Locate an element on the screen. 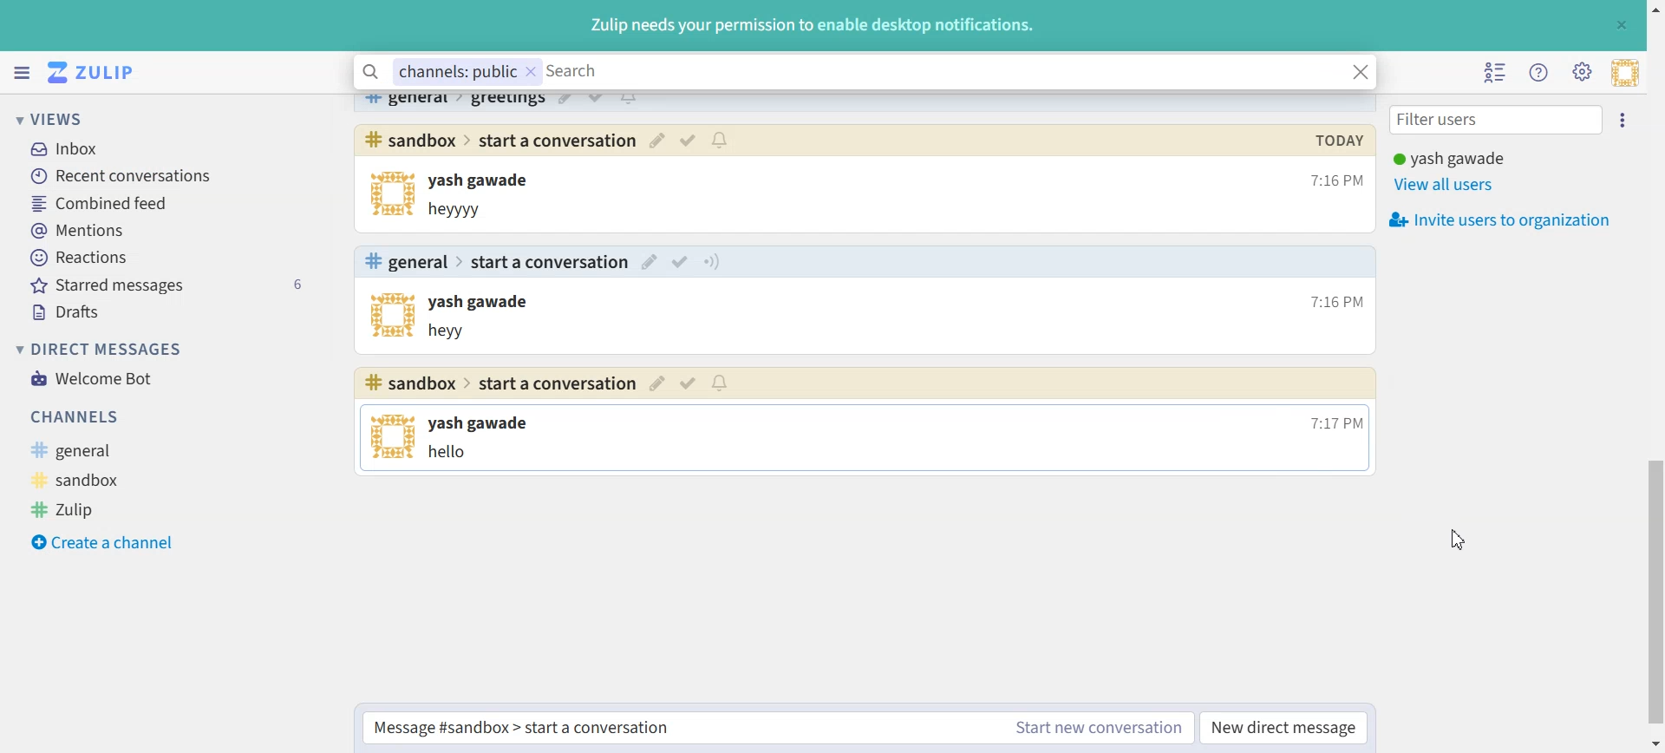  Today is located at coordinates (1338, 139).